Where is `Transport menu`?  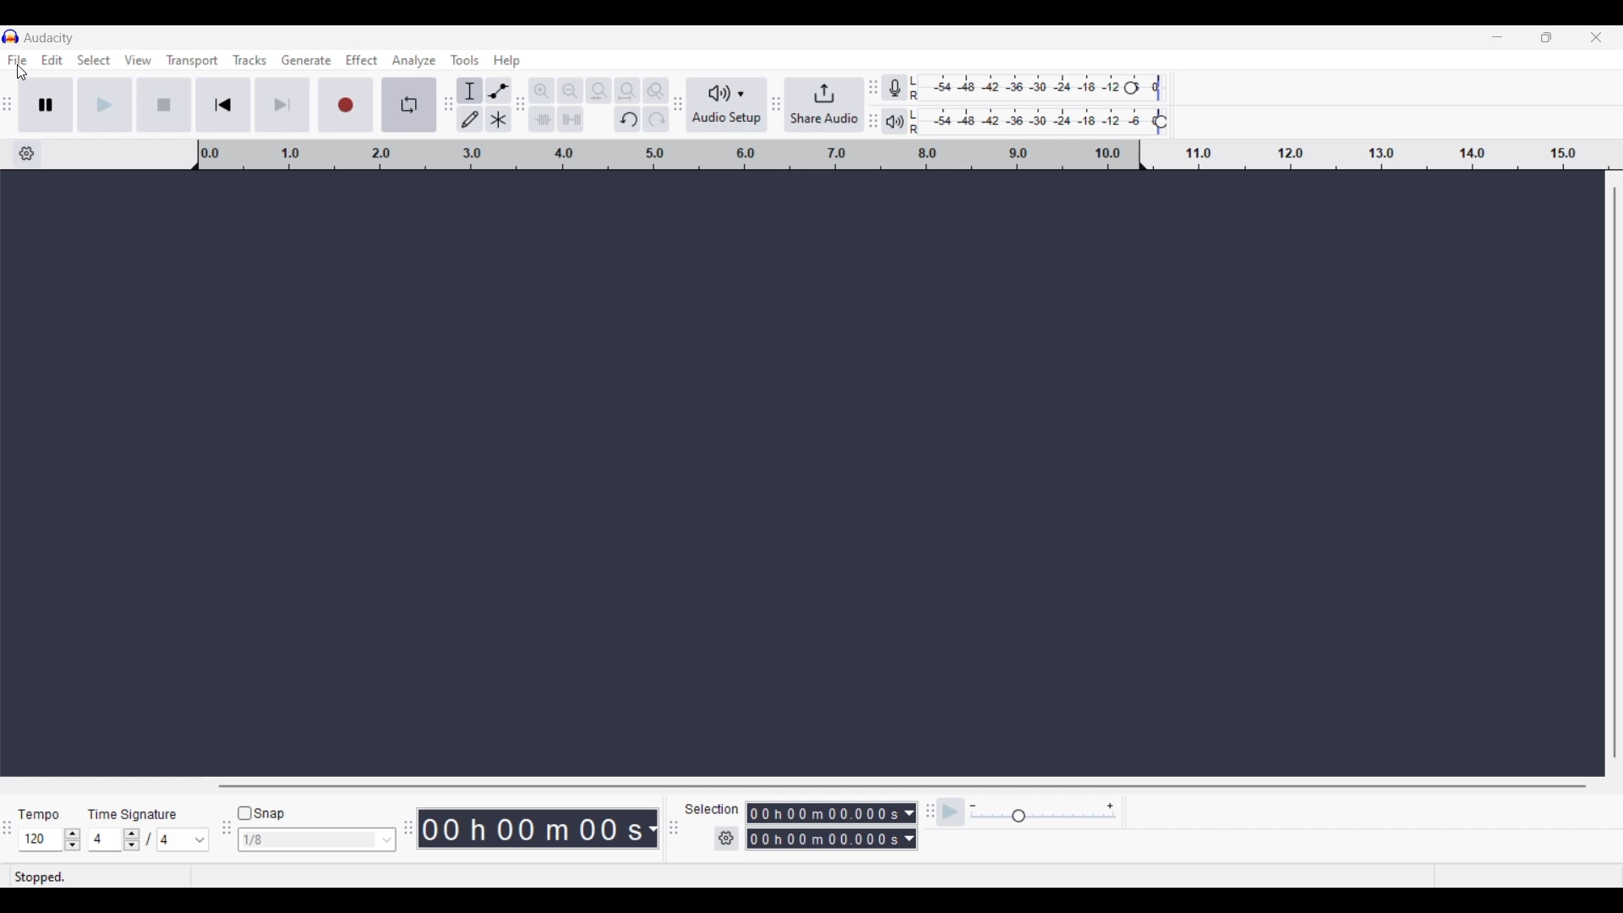
Transport menu is located at coordinates (192, 60).